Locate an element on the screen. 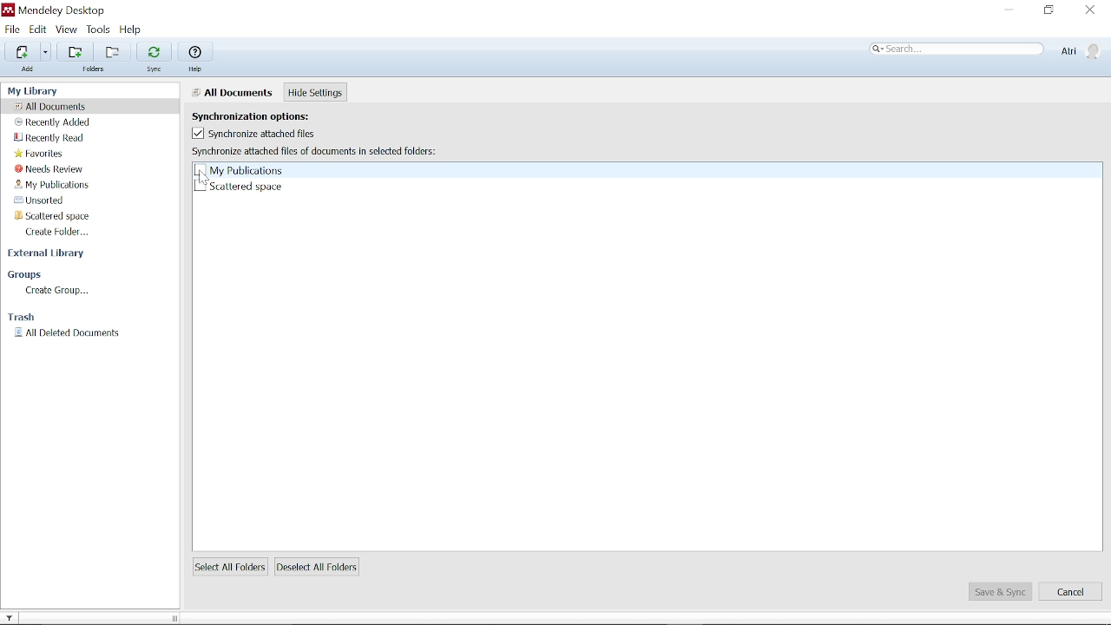 This screenshot has width=1111, height=625. Create Group is located at coordinates (56, 290).